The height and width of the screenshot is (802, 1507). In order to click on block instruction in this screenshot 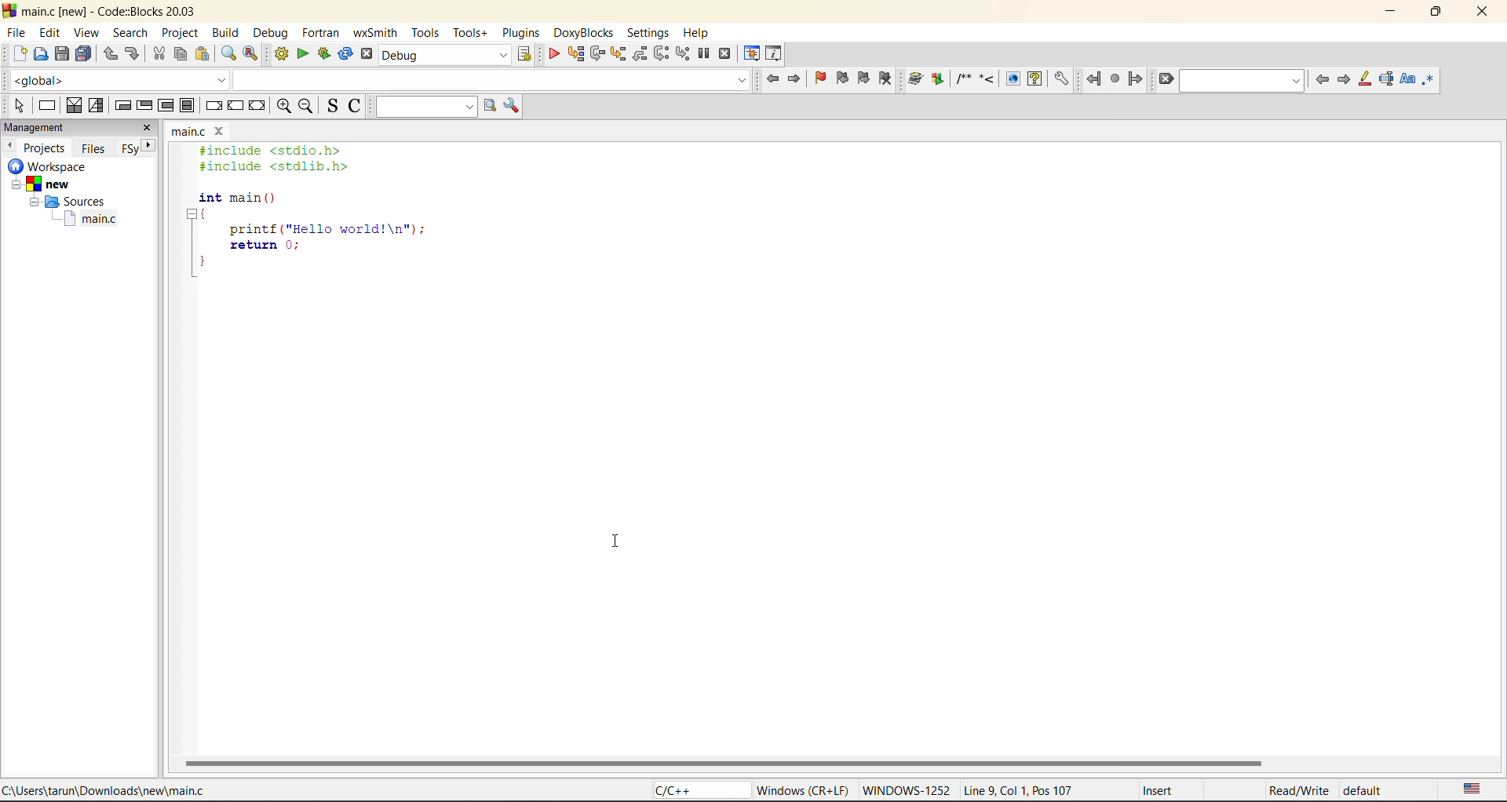, I will do `click(189, 104)`.